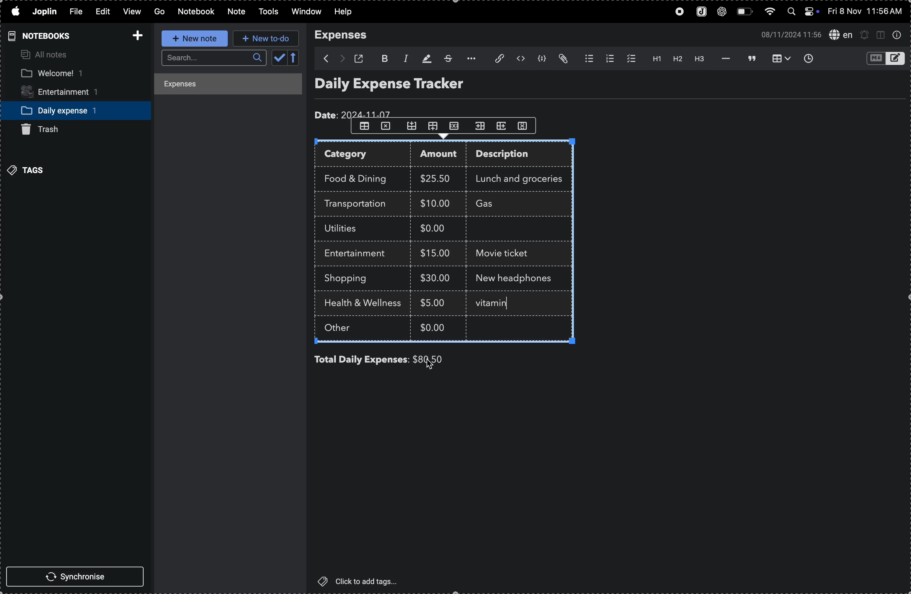 This screenshot has width=911, height=594. What do you see at coordinates (266, 12) in the screenshot?
I see `tools` at bounding box center [266, 12].